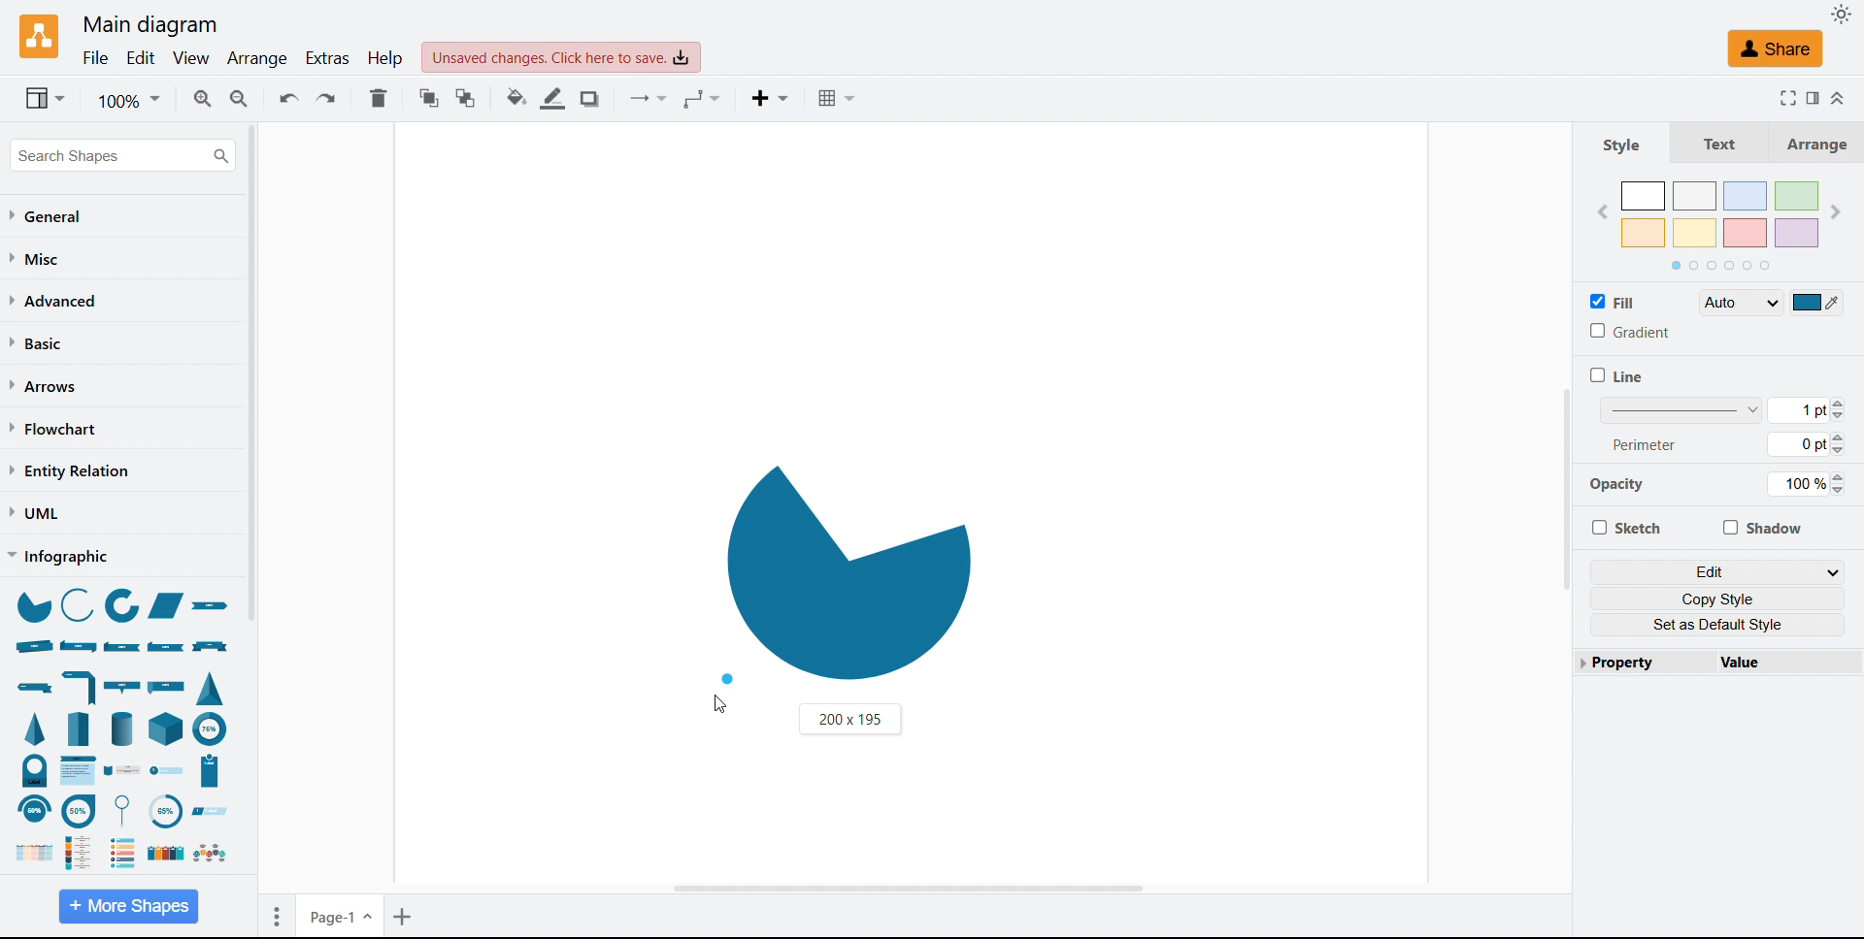 This screenshot has width=1864, height=939. I want to click on Insert , so click(774, 100).